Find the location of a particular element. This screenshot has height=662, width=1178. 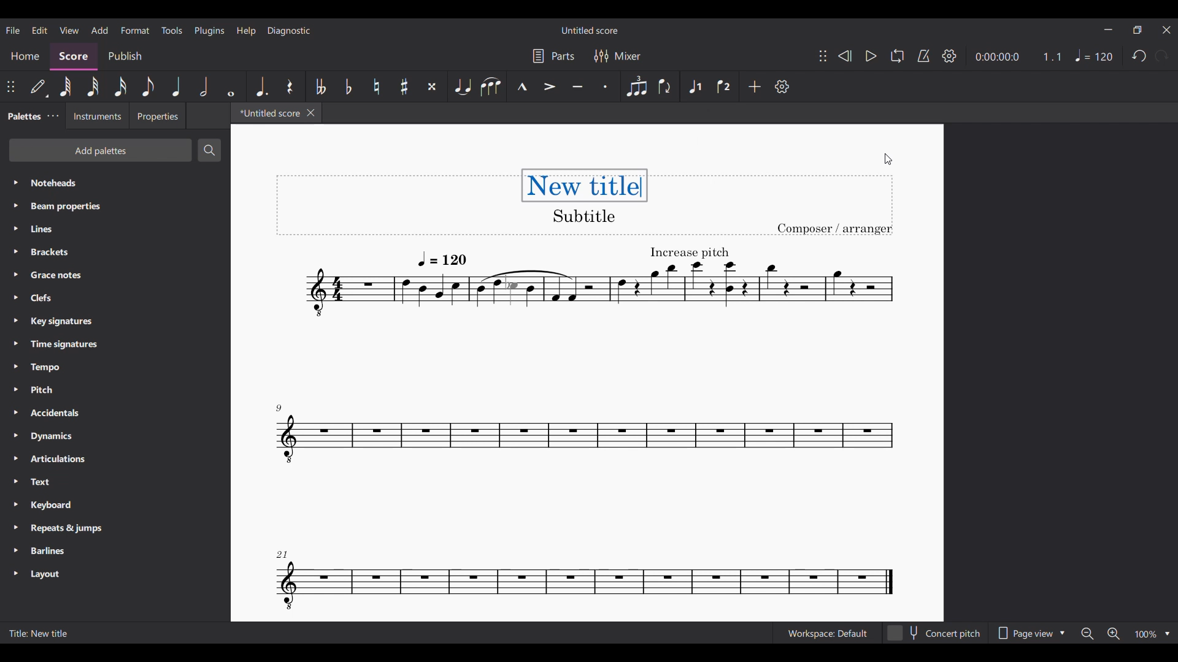

Format menu is located at coordinates (135, 31).